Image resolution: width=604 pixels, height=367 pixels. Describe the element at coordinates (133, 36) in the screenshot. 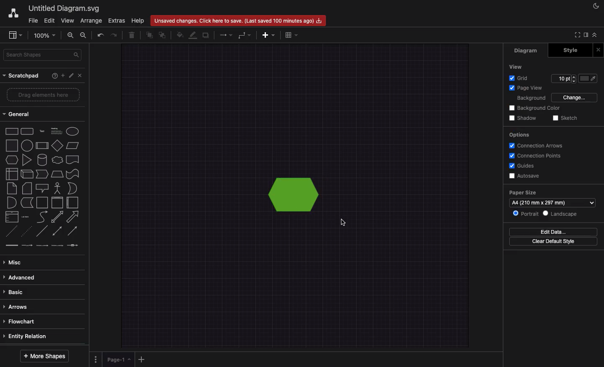

I see `Delete` at that location.